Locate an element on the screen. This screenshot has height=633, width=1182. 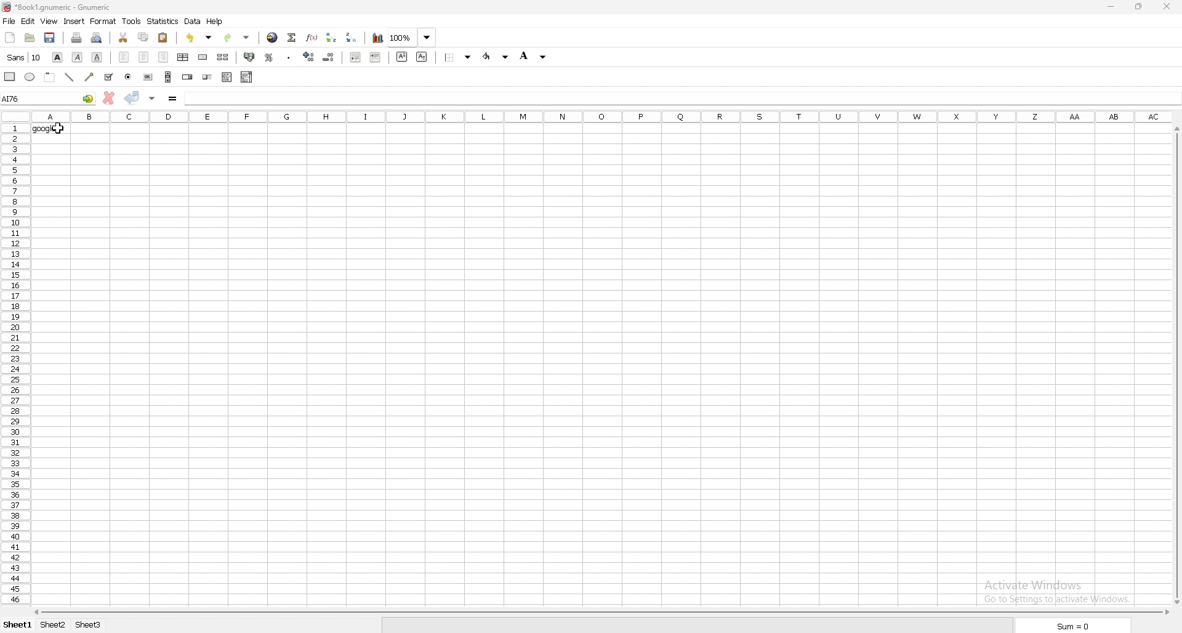
cursor is located at coordinates (60, 131).